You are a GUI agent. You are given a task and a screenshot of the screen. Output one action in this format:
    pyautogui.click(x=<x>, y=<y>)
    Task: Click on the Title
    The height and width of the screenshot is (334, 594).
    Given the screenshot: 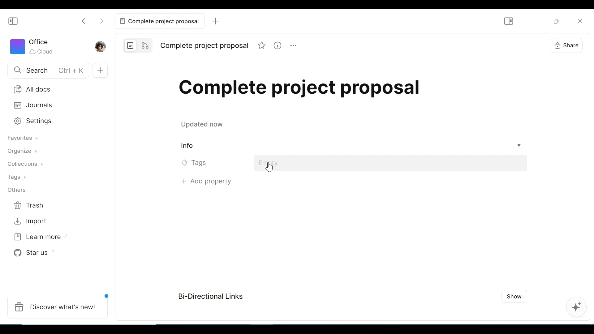 What is the action you would take?
    pyautogui.click(x=300, y=87)
    